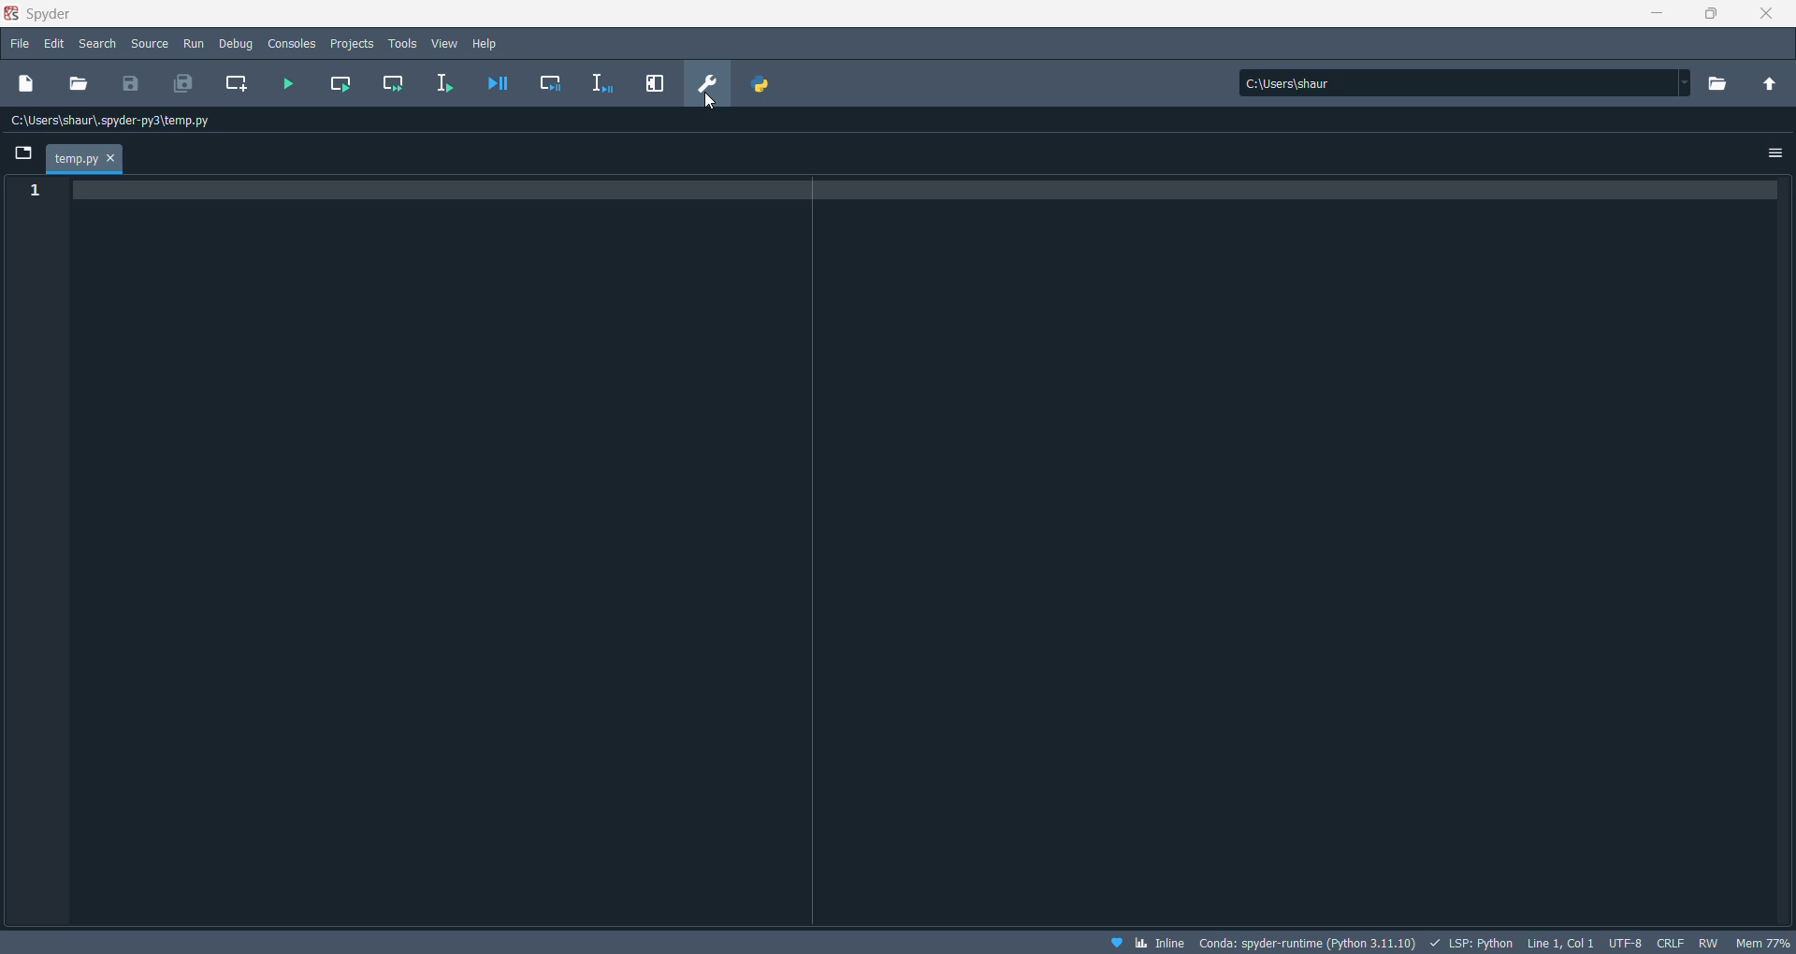 The height and width of the screenshot is (954, 1796). What do you see at coordinates (1759, 16) in the screenshot?
I see `close` at bounding box center [1759, 16].